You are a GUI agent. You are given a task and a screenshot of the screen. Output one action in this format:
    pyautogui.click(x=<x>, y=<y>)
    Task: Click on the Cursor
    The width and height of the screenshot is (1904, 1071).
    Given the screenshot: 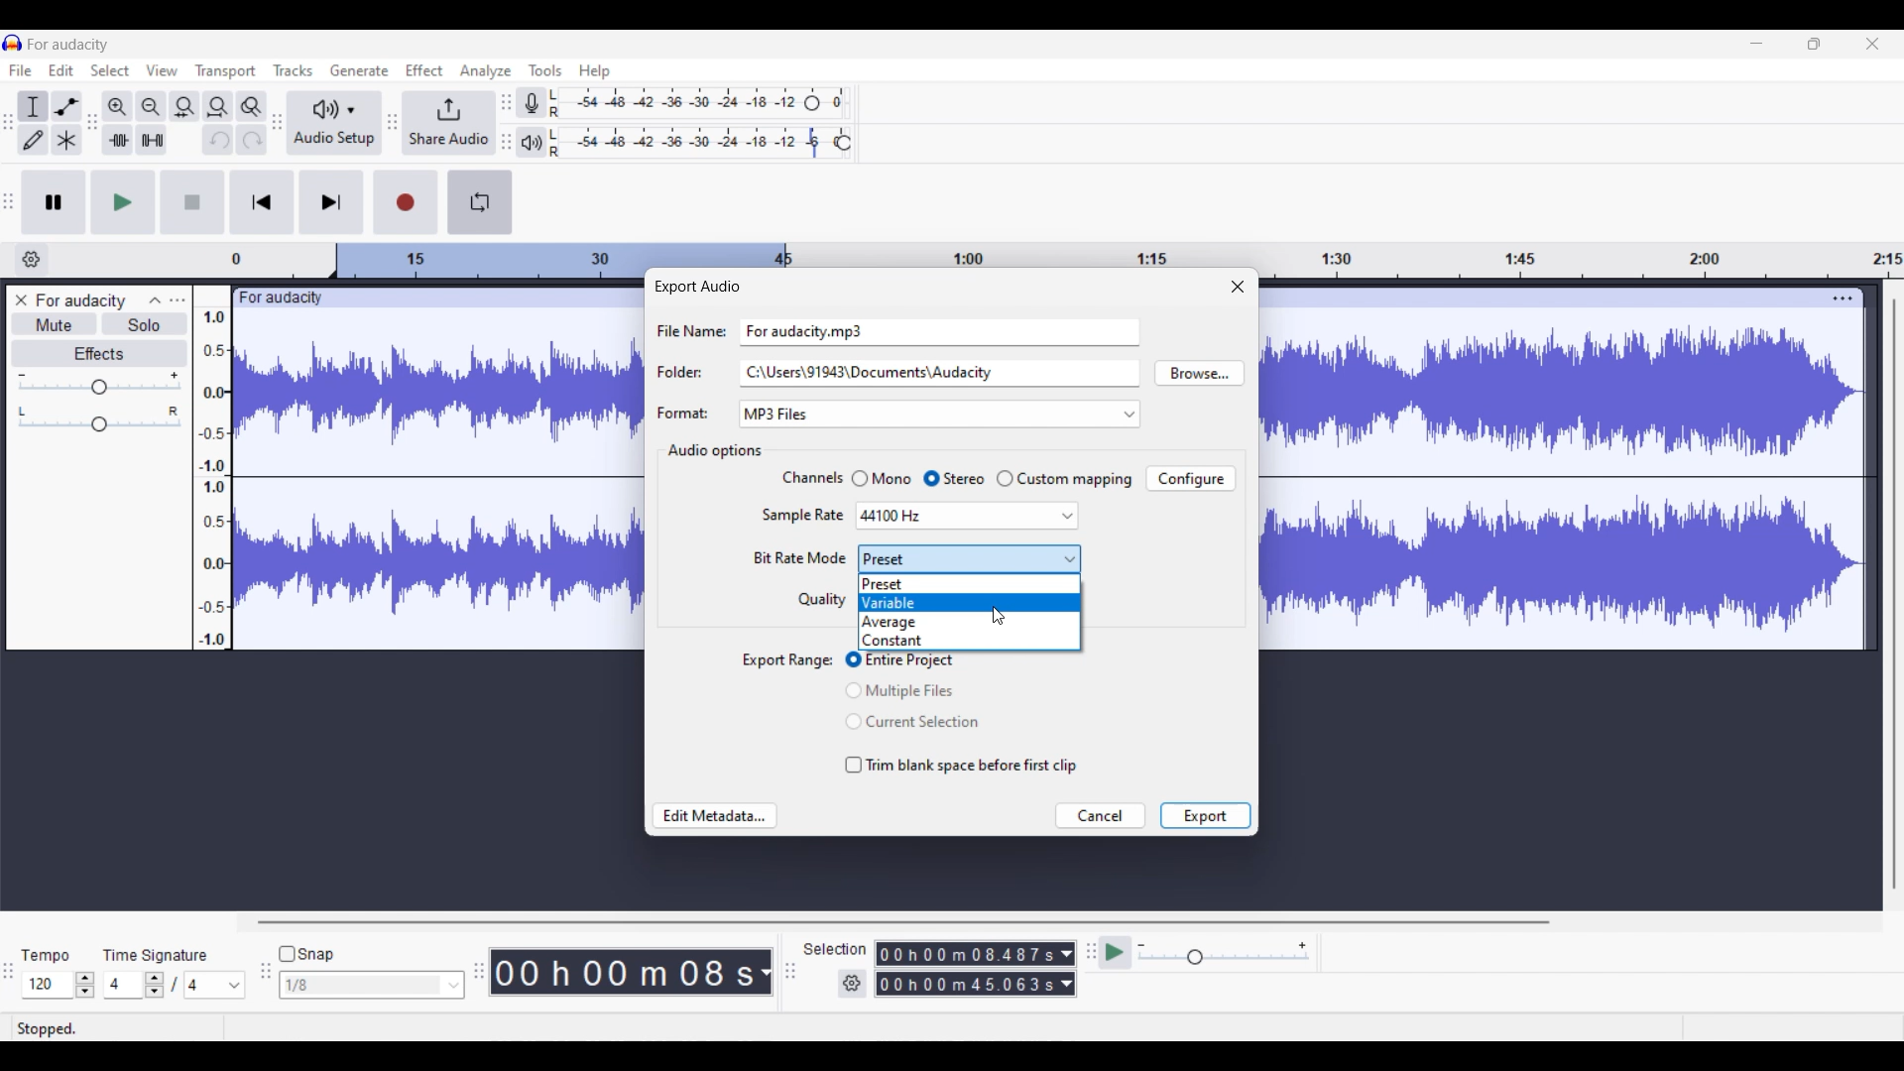 What is the action you would take?
    pyautogui.click(x=999, y=616)
    